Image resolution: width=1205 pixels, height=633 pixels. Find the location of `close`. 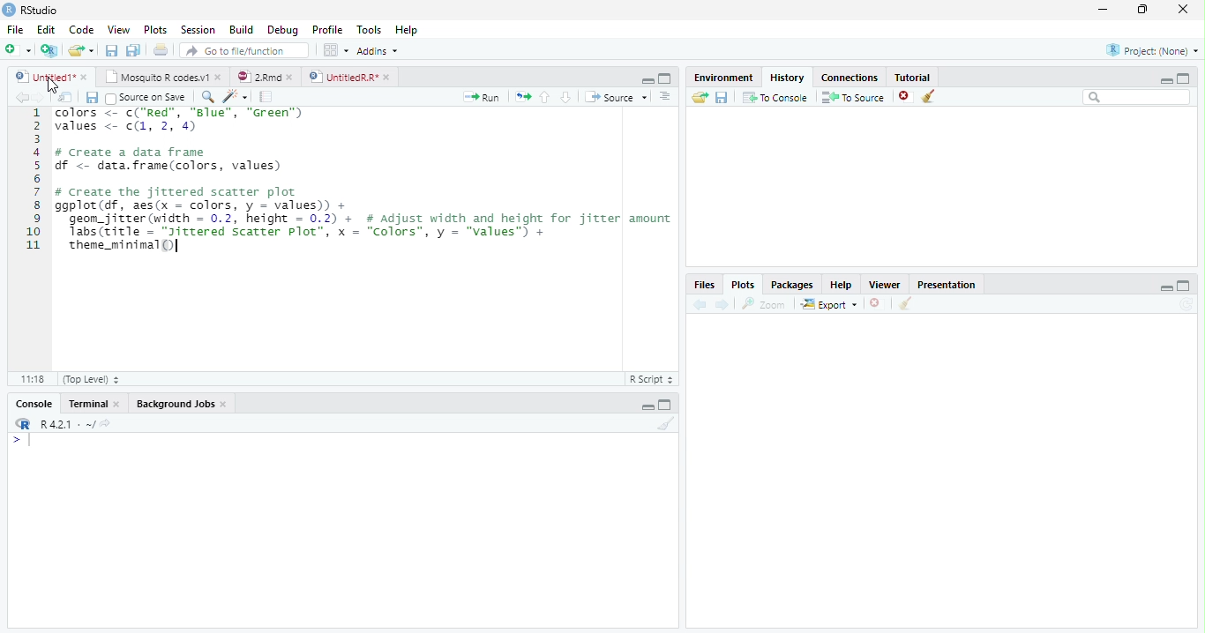

close is located at coordinates (218, 77).